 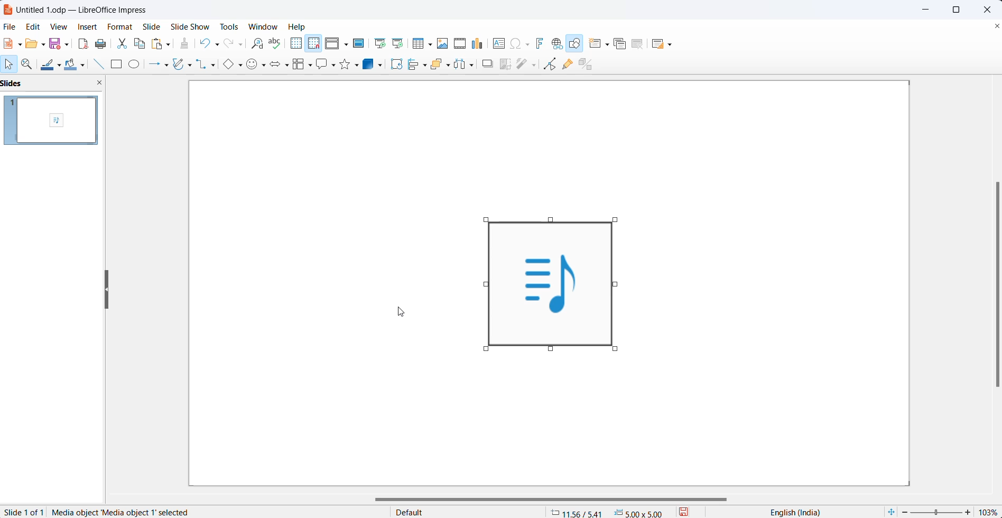 What do you see at coordinates (400, 44) in the screenshot?
I see `start from current slide` at bounding box center [400, 44].